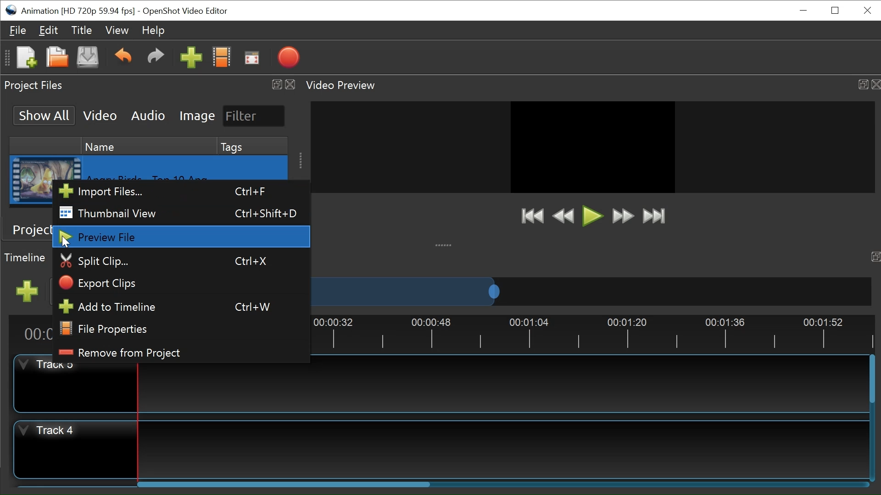  Describe the element at coordinates (253, 147) in the screenshot. I see `Tags` at that location.